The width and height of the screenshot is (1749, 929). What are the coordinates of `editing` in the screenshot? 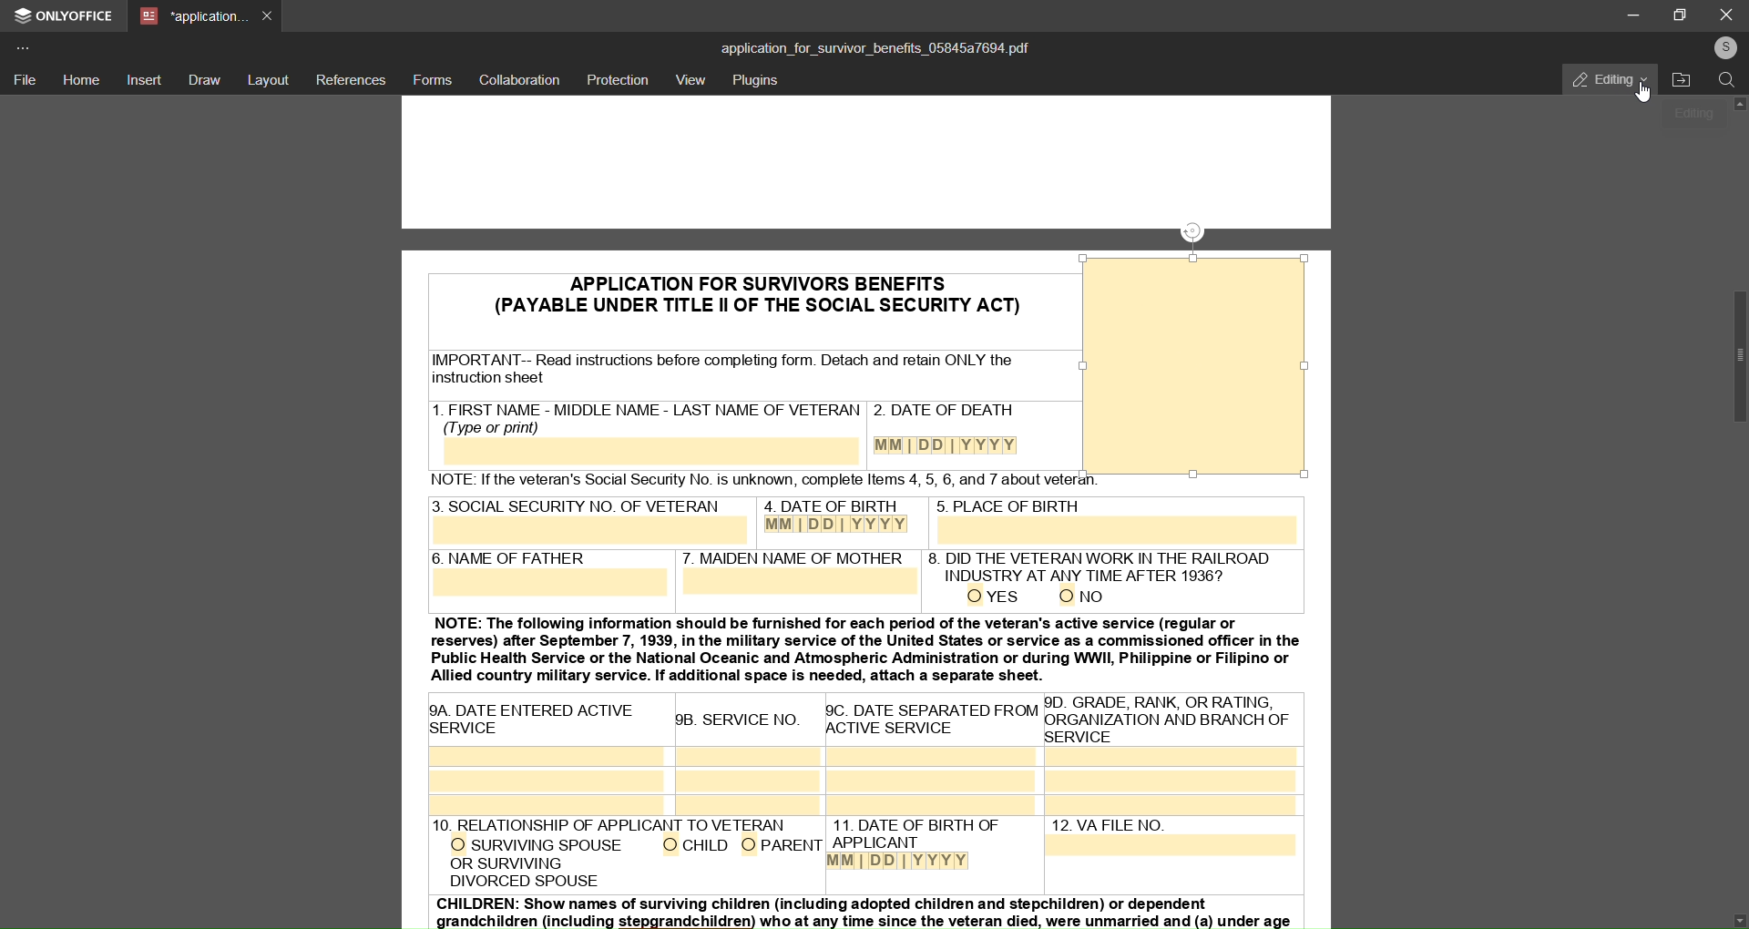 It's located at (1599, 78).